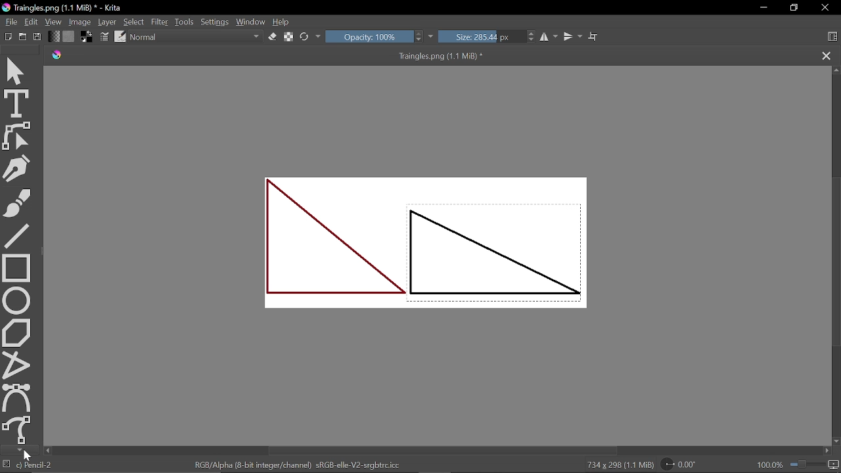 The height and width of the screenshot is (473, 841). What do you see at coordinates (572, 37) in the screenshot?
I see `Vertical mirror` at bounding box center [572, 37].